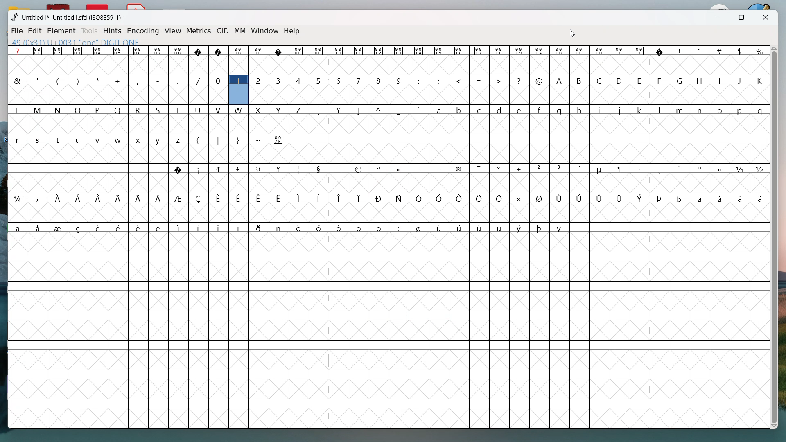 This screenshot has height=442, width=786. Describe the element at coordinates (220, 51) in the screenshot. I see `symbol` at that location.